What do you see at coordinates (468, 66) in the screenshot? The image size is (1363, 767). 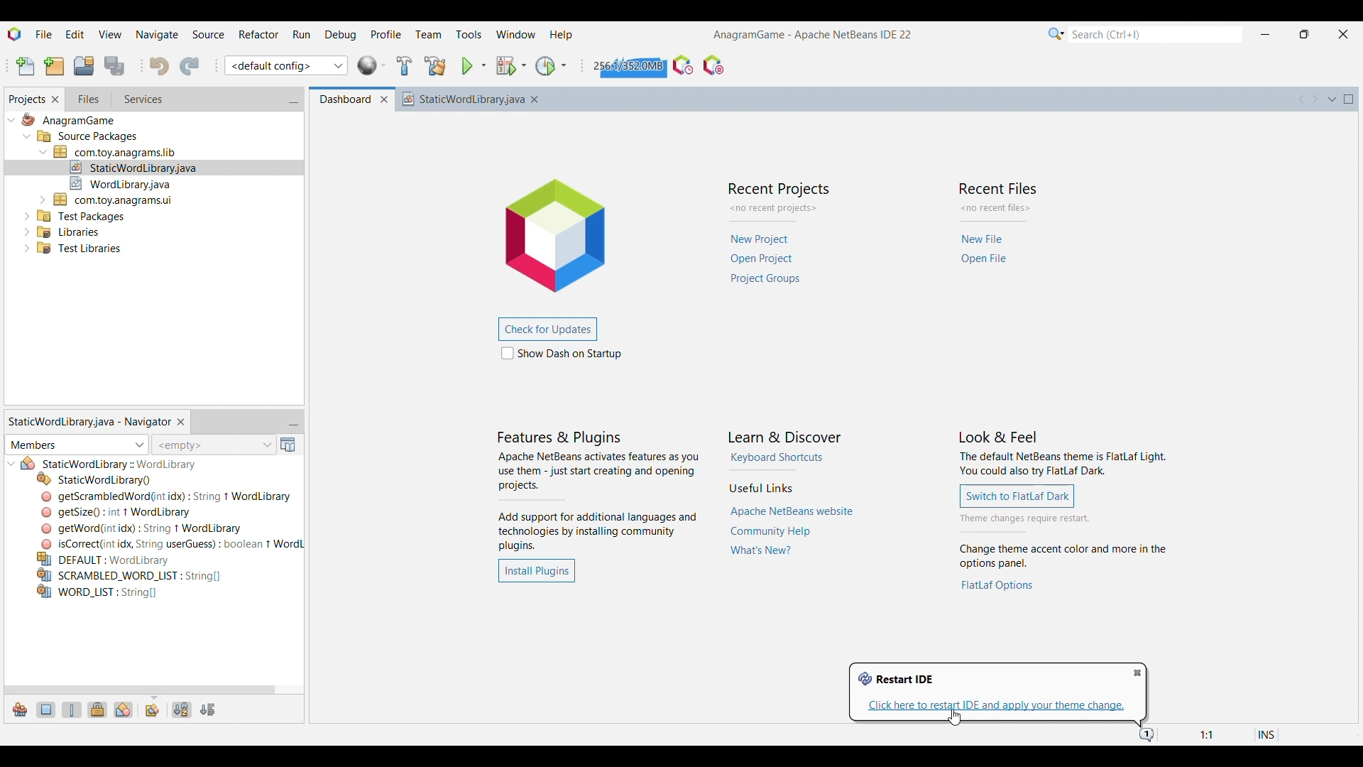 I see `Run project selection` at bounding box center [468, 66].